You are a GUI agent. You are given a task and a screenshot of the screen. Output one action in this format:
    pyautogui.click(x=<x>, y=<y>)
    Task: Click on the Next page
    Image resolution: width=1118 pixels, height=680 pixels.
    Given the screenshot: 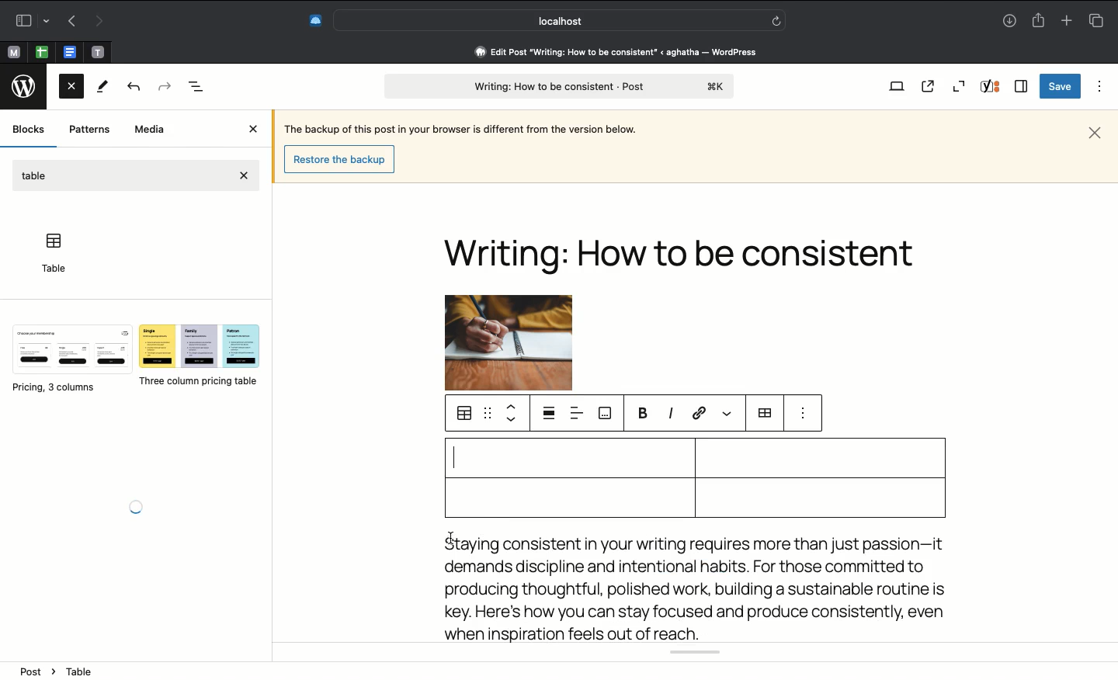 What is the action you would take?
    pyautogui.click(x=97, y=23)
    